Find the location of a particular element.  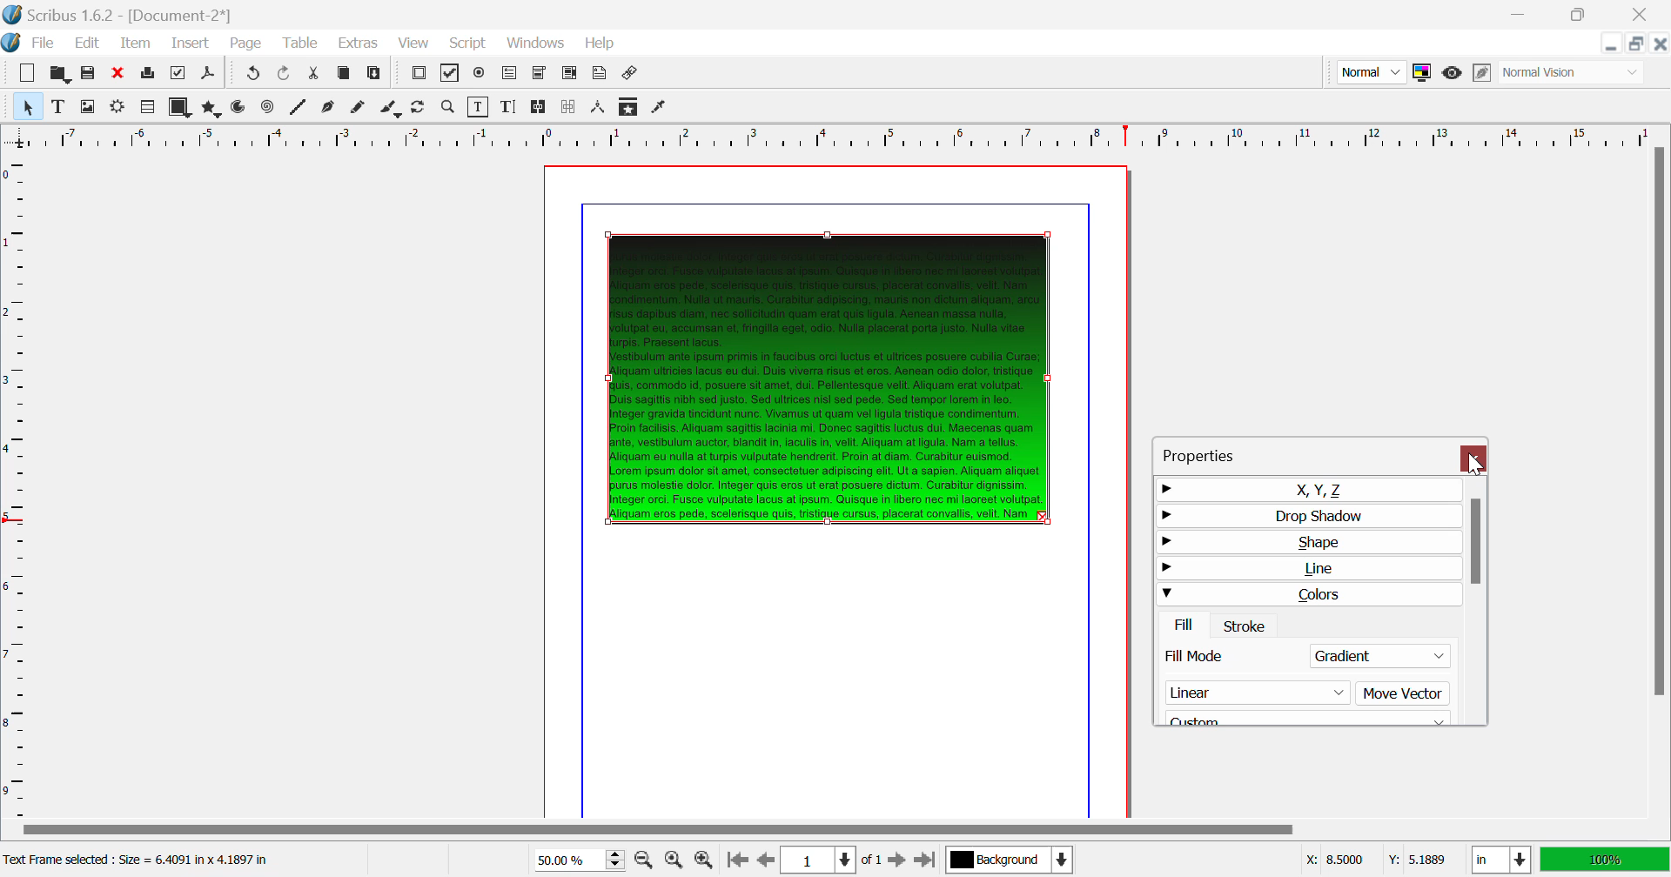

Horizontal Page Margins is located at coordinates (17, 485).